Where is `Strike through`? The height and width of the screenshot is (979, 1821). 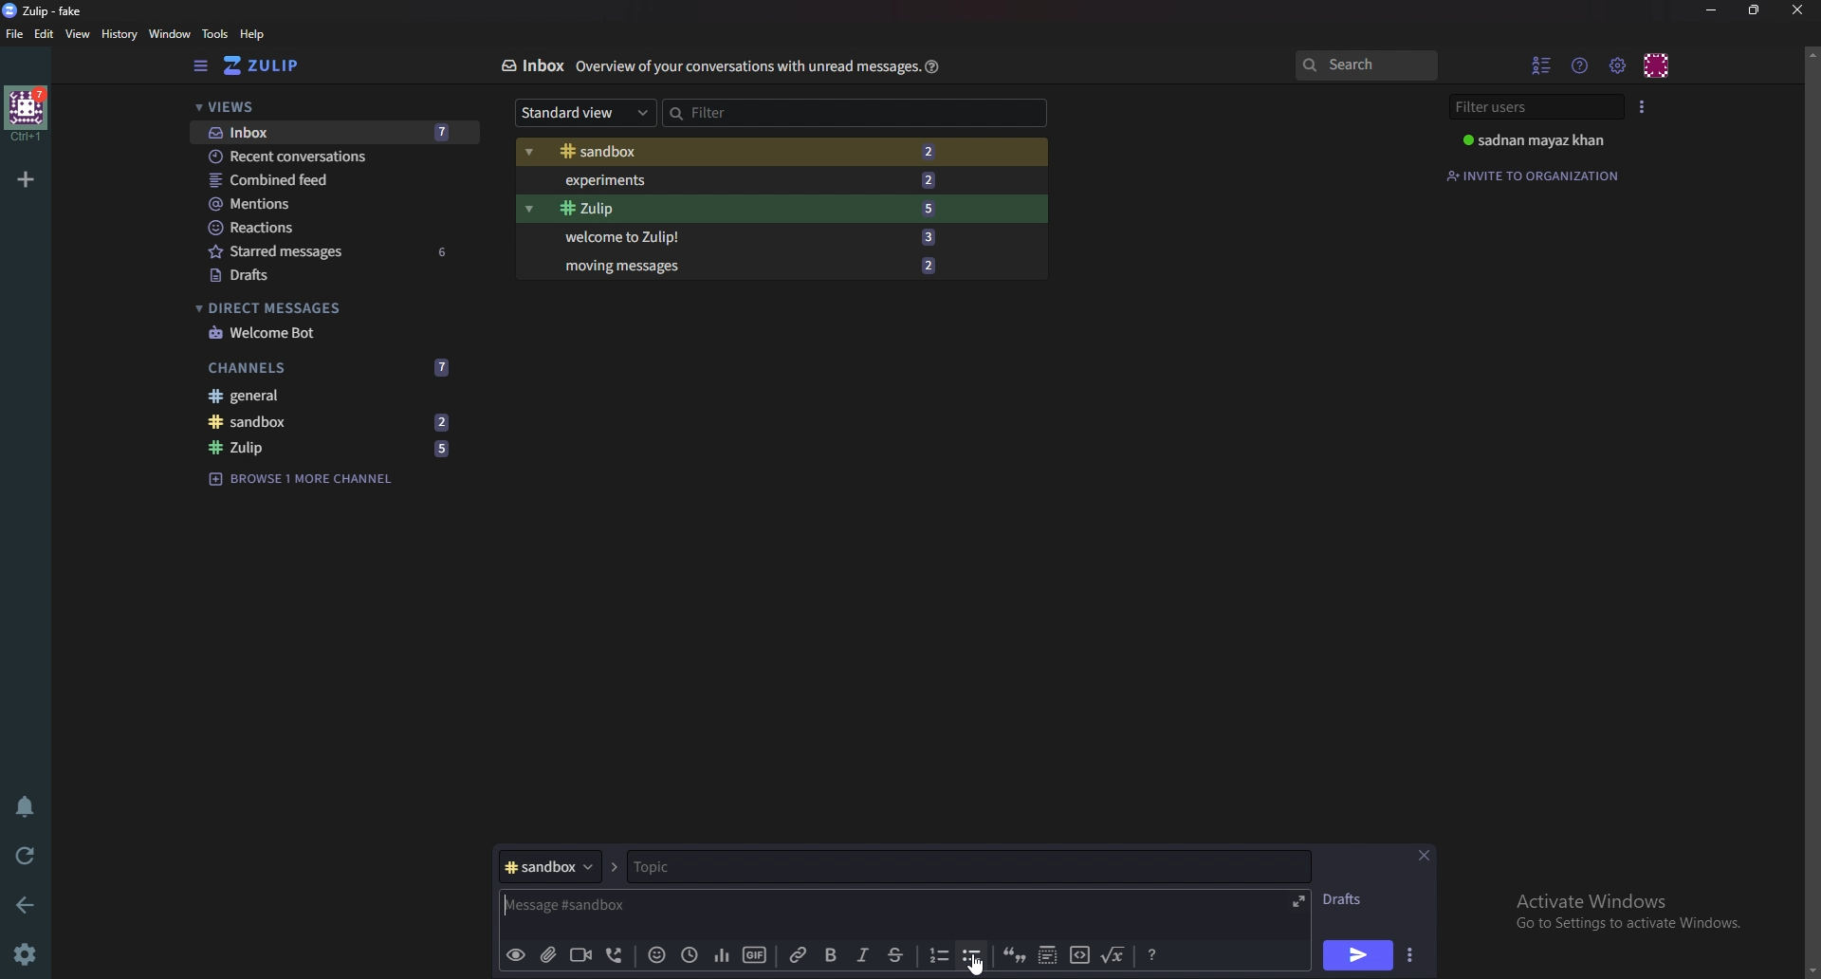 Strike through is located at coordinates (895, 955).